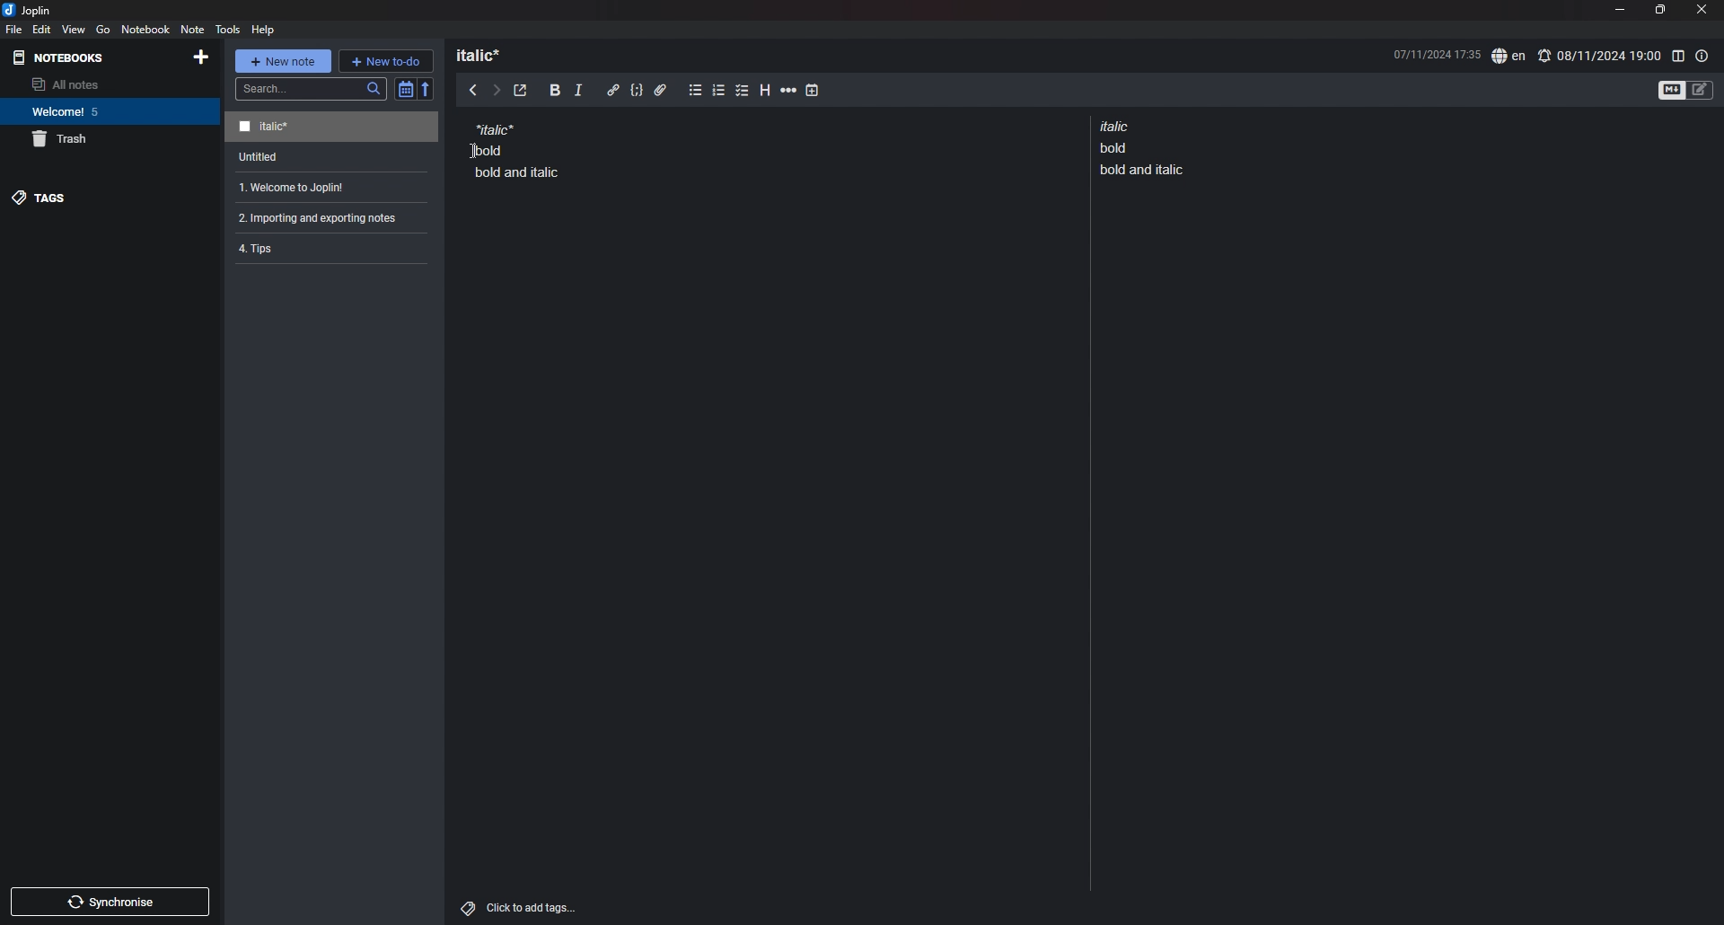 This screenshot has height=925, width=1724. I want to click on toggle external editor, so click(521, 91).